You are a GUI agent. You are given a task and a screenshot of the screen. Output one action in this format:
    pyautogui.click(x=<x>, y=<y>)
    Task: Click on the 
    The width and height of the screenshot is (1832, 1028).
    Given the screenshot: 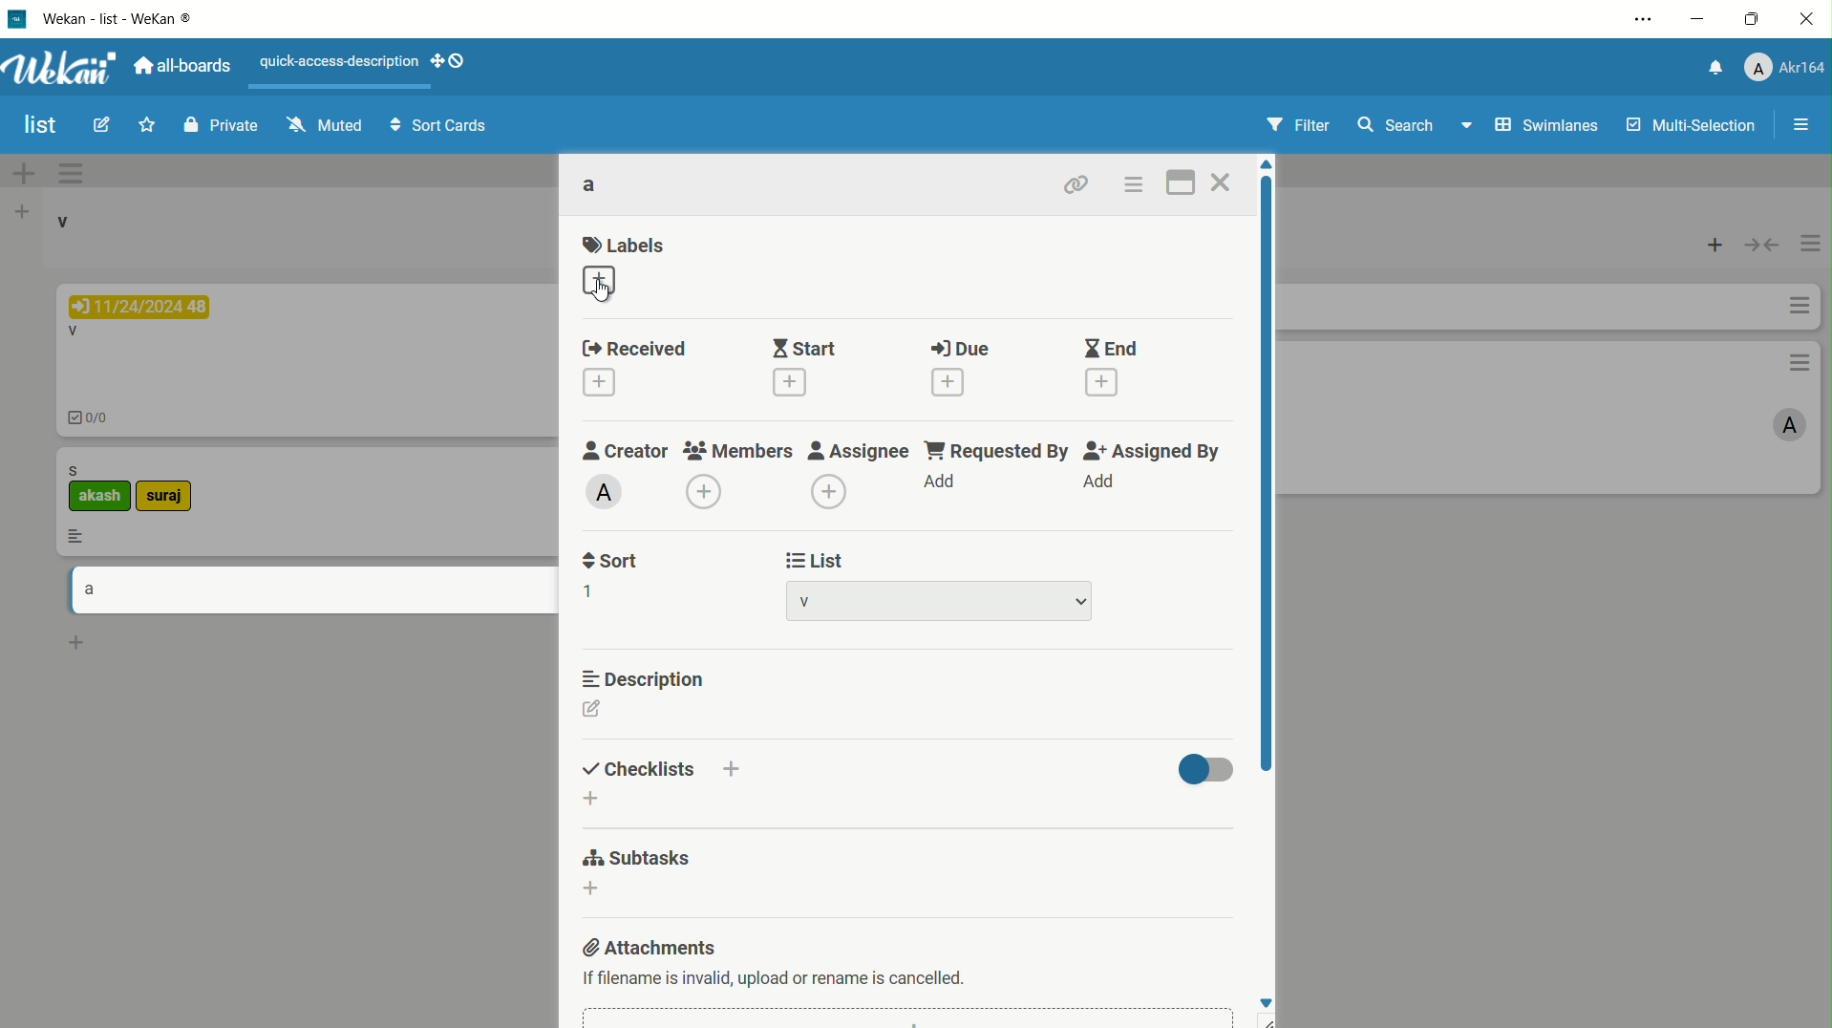 What is the action you would take?
    pyautogui.click(x=588, y=591)
    